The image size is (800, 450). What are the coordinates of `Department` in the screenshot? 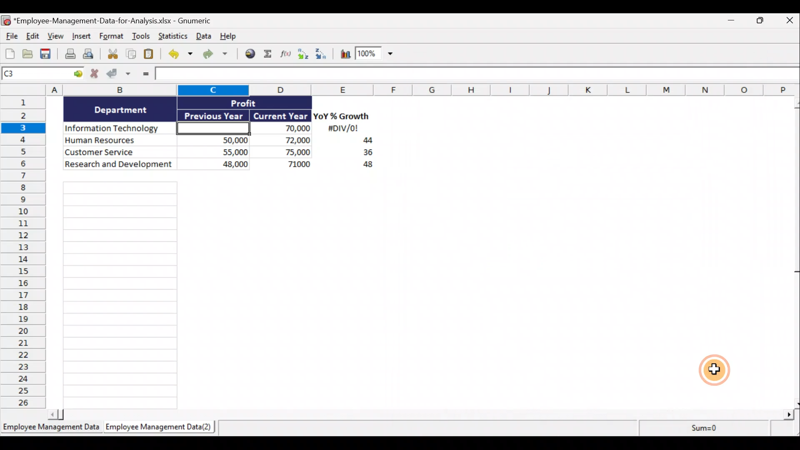 It's located at (121, 109).